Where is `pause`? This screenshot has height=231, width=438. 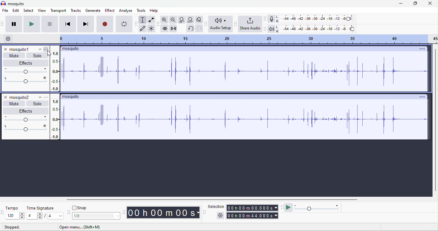 pause is located at coordinates (14, 25).